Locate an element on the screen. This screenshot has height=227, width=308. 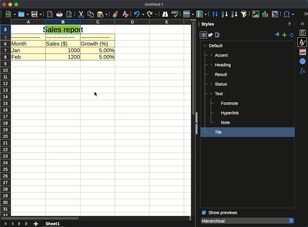
functions is located at coordinates (302, 71).